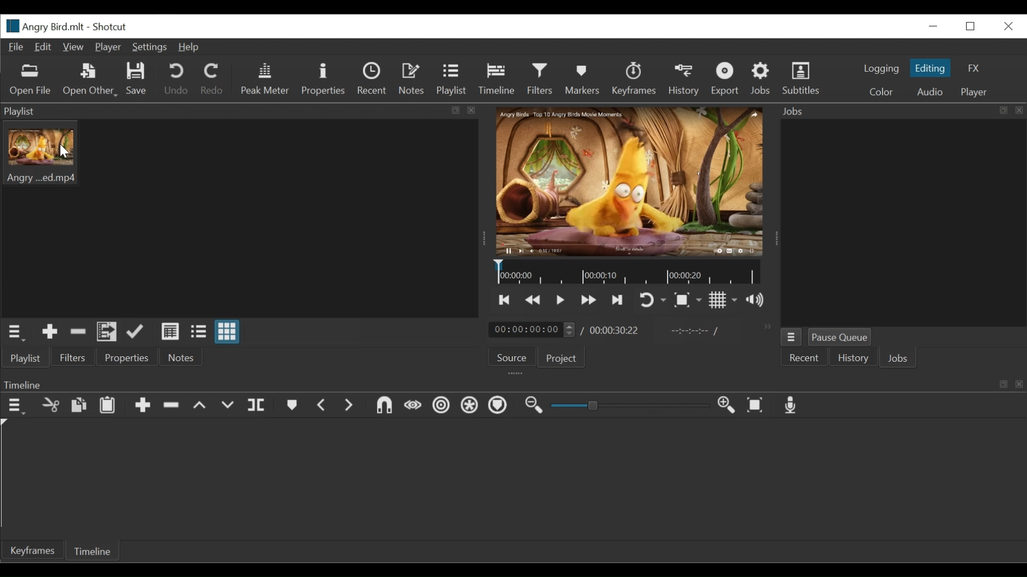 The height and width of the screenshot is (577, 1027). What do you see at coordinates (413, 407) in the screenshot?
I see `Scrub while dragging` at bounding box center [413, 407].